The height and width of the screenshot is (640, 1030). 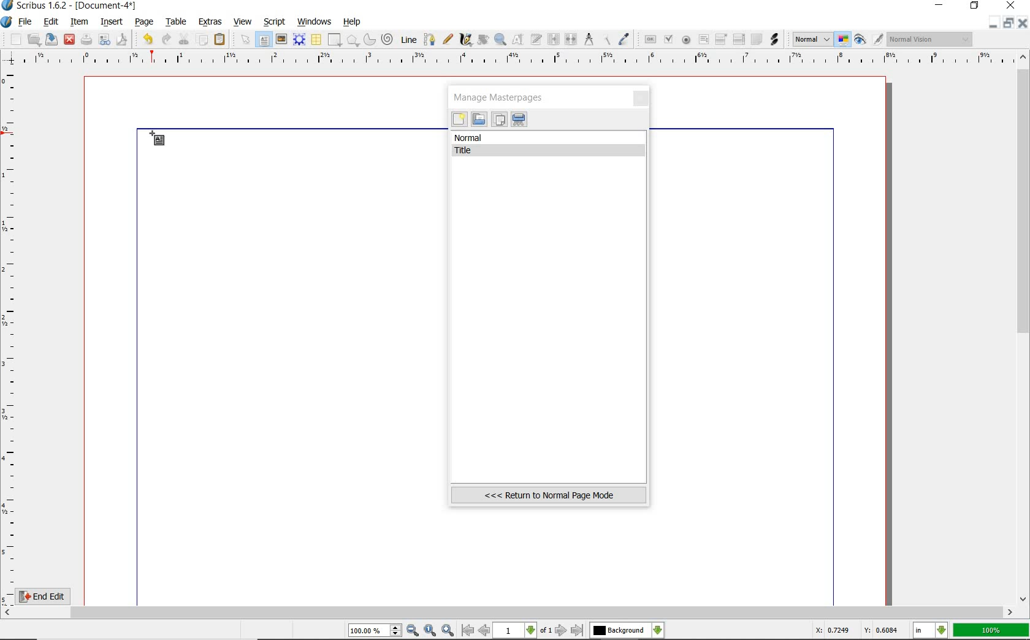 What do you see at coordinates (519, 120) in the screenshot?
I see `delete the selected masterpages` at bounding box center [519, 120].